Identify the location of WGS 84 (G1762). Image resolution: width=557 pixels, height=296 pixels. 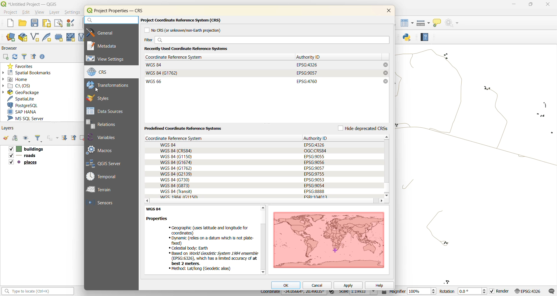
(176, 168).